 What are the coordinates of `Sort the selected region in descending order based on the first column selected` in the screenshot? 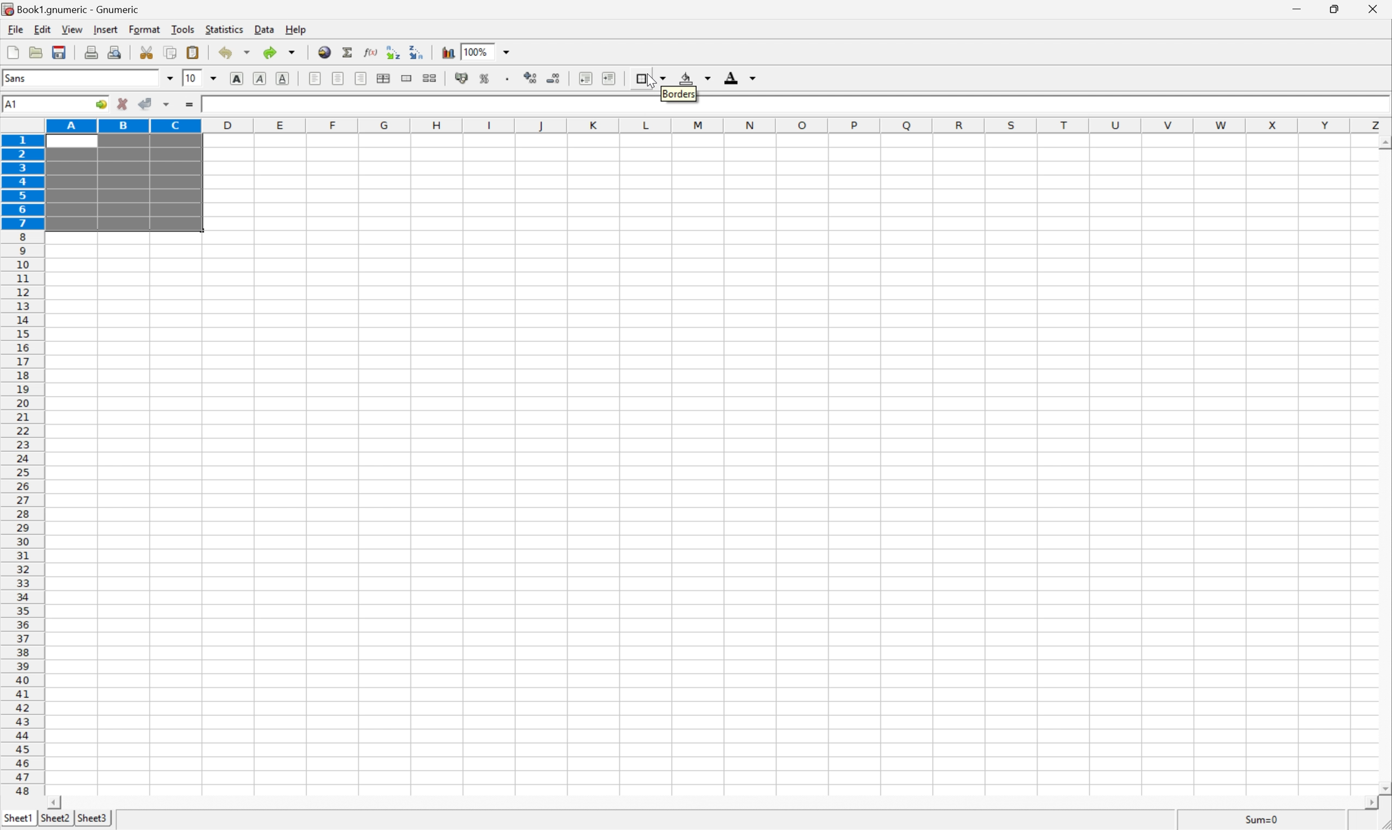 It's located at (417, 53).